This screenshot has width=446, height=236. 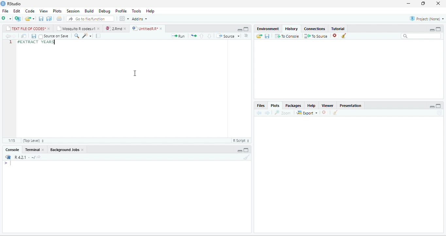 What do you see at coordinates (438, 29) in the screenshot?
I see `Maximize` at bounding box center [438, 29].